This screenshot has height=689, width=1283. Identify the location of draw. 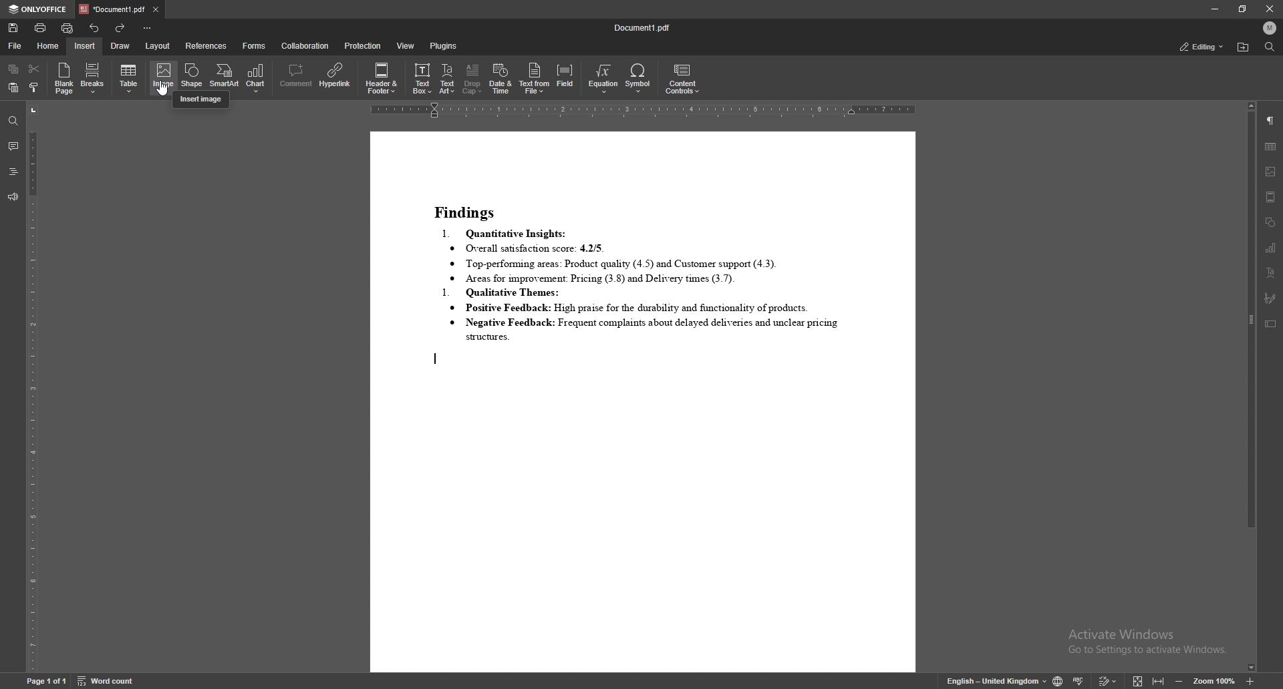
(121, 45).